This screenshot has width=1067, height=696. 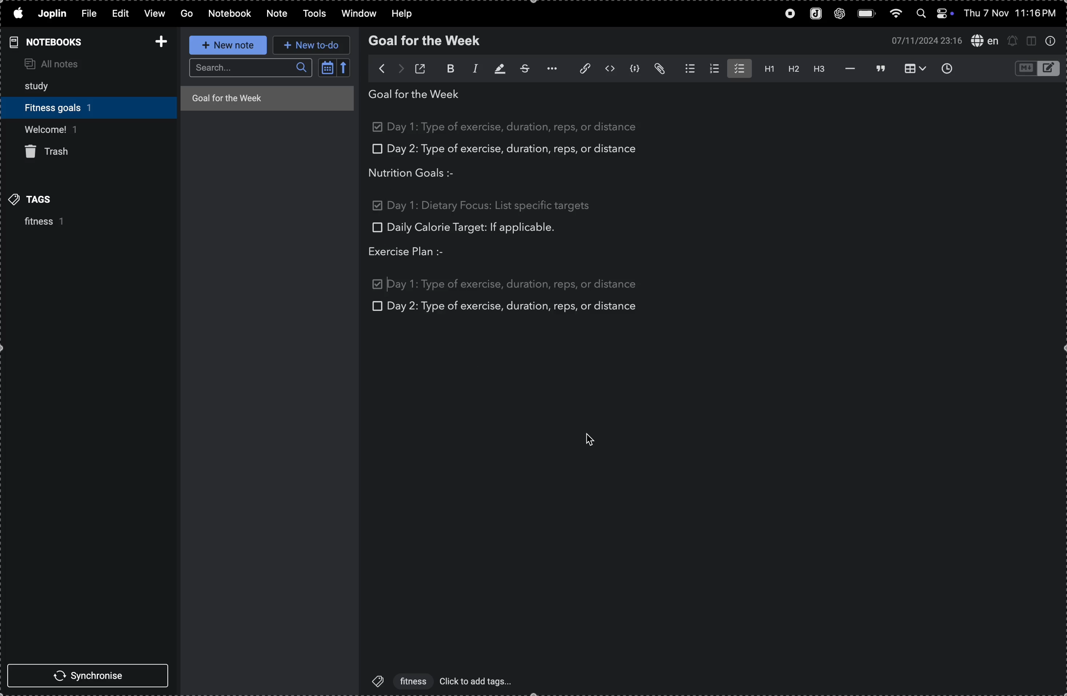 I want to click on inline, so click(x=608, y=69).